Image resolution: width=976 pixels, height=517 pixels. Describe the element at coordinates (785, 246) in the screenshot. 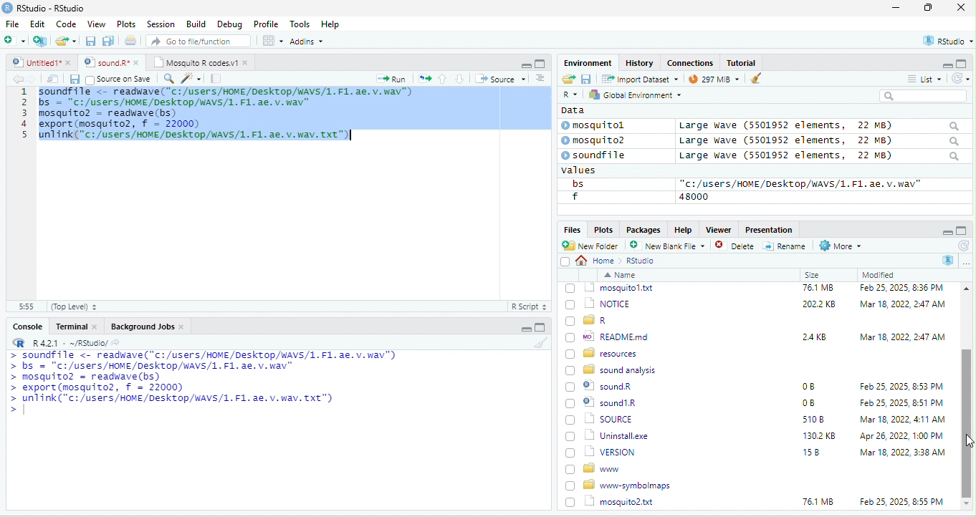

I see `=] Rename` at that location.